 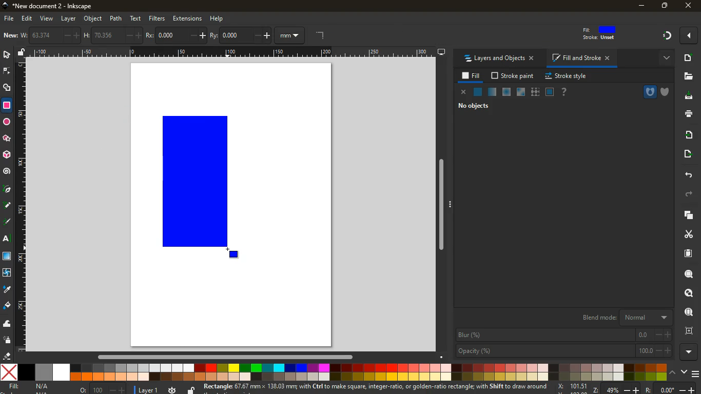 I want to click on hole, so click(x=649, y=91).